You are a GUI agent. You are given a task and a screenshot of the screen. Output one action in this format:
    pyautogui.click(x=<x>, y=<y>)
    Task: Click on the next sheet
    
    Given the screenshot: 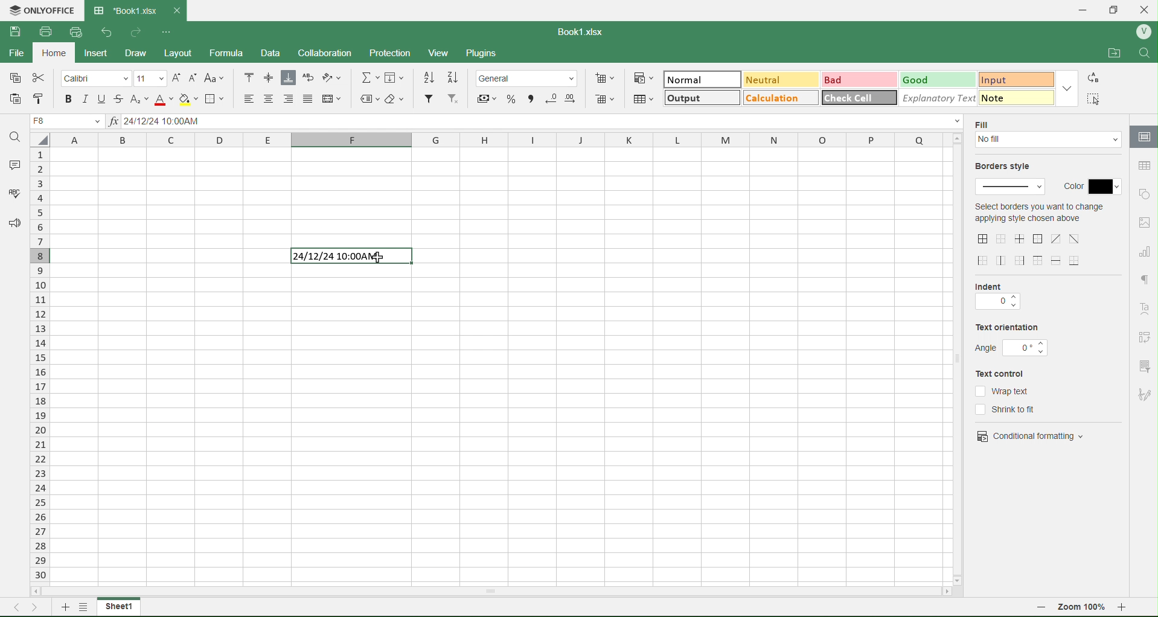 What is the action you would take?
    pyautogui.click(x=37, y=606)
    